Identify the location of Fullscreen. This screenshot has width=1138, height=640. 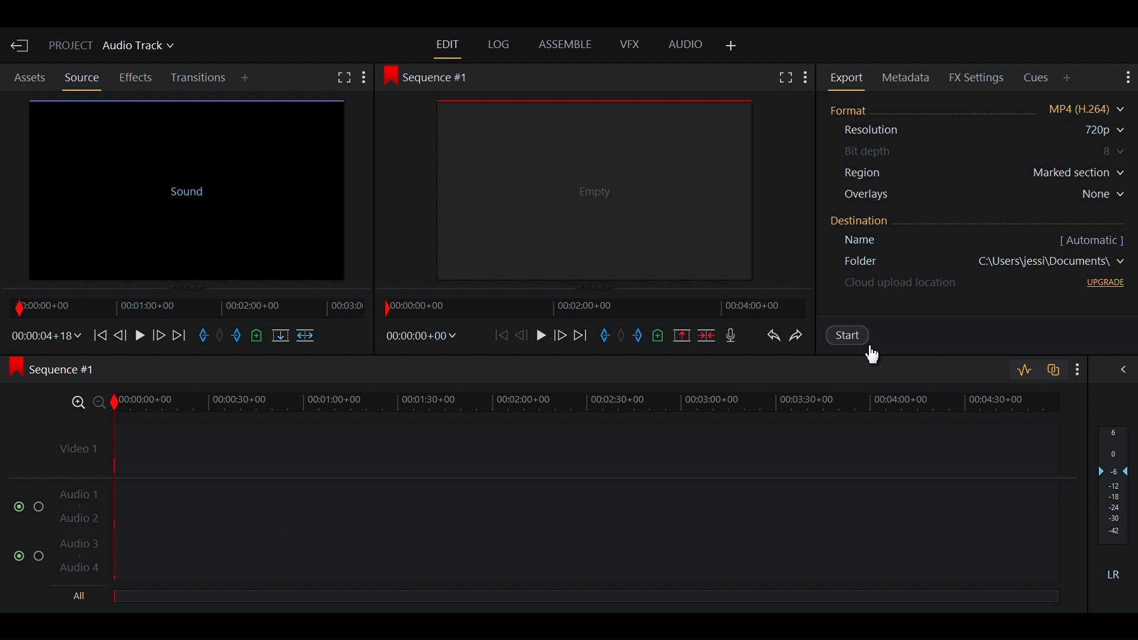
(784, 77).